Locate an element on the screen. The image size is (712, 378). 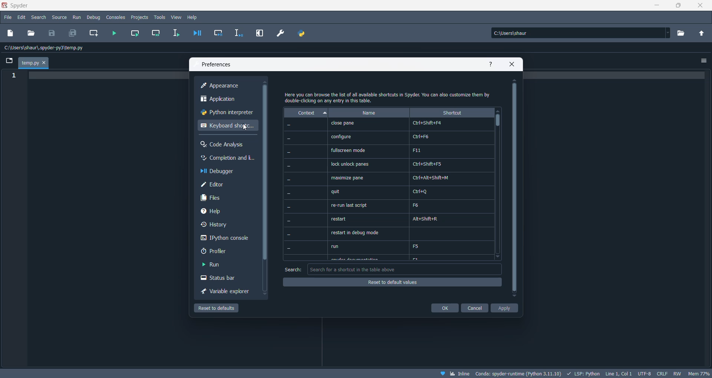
options is located at coordinates (703, 61).